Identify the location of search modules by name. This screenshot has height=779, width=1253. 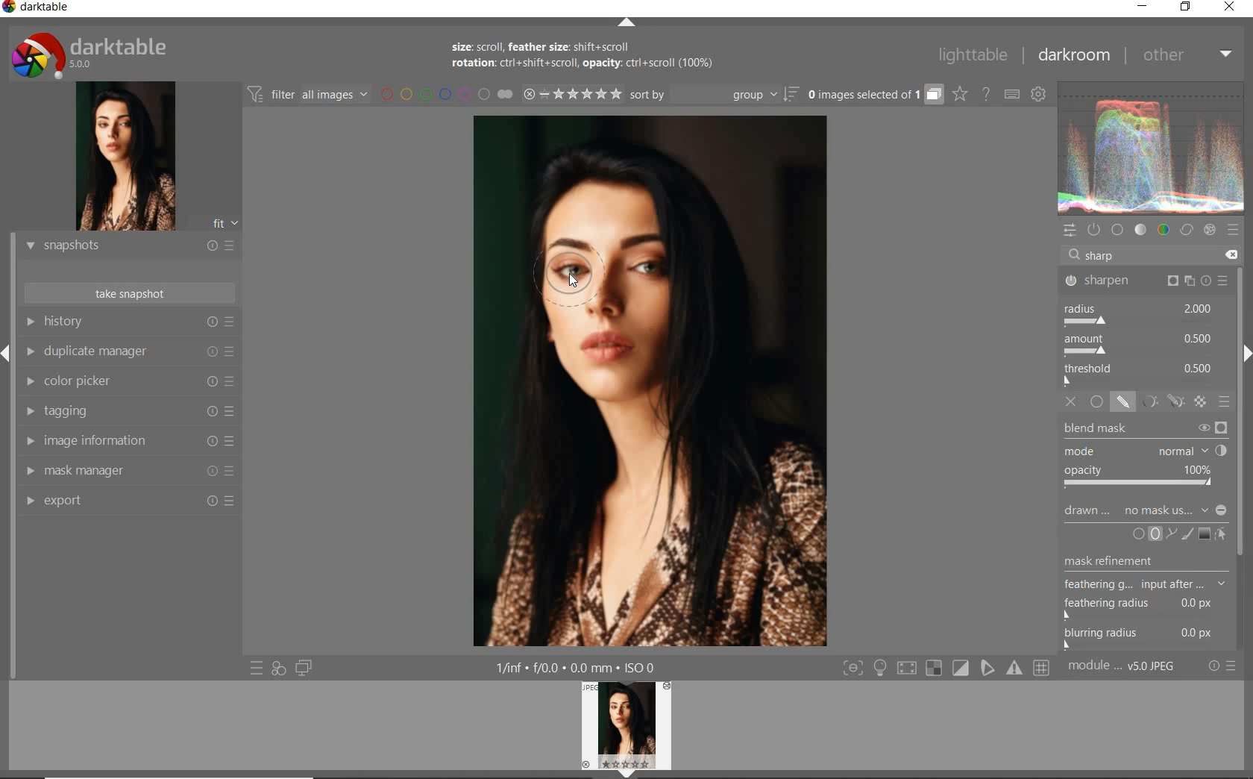
(1147, 254).